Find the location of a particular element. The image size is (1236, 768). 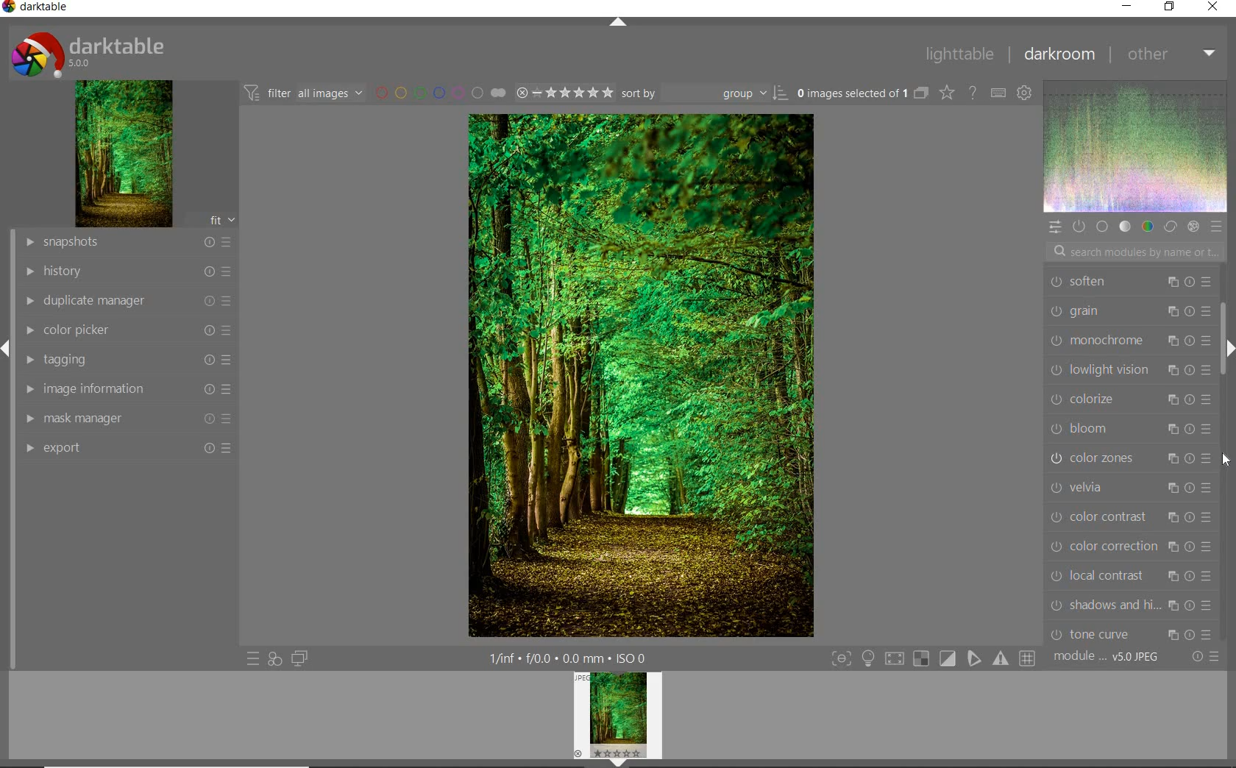

CHANGE TYPE OVERRELAY is located at coordinates (948, 93).